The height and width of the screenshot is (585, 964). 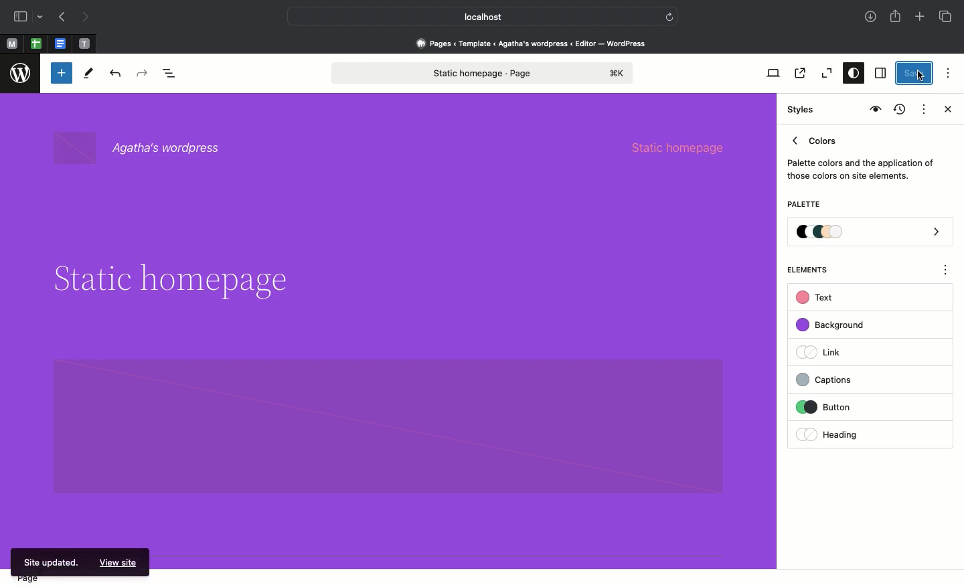 I want to click on Headings, so click(x=847, y=433).